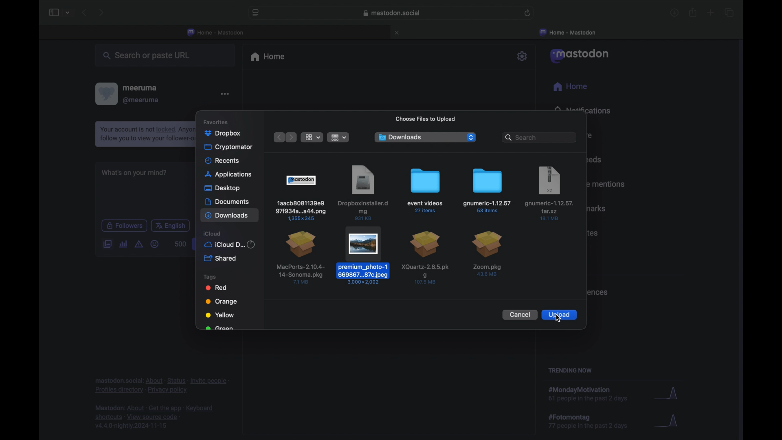 The image size is (782, 440). What do you see at coordinates (85, 13) in the screenshot?
I see `previous` at bounding box center [85, 13].